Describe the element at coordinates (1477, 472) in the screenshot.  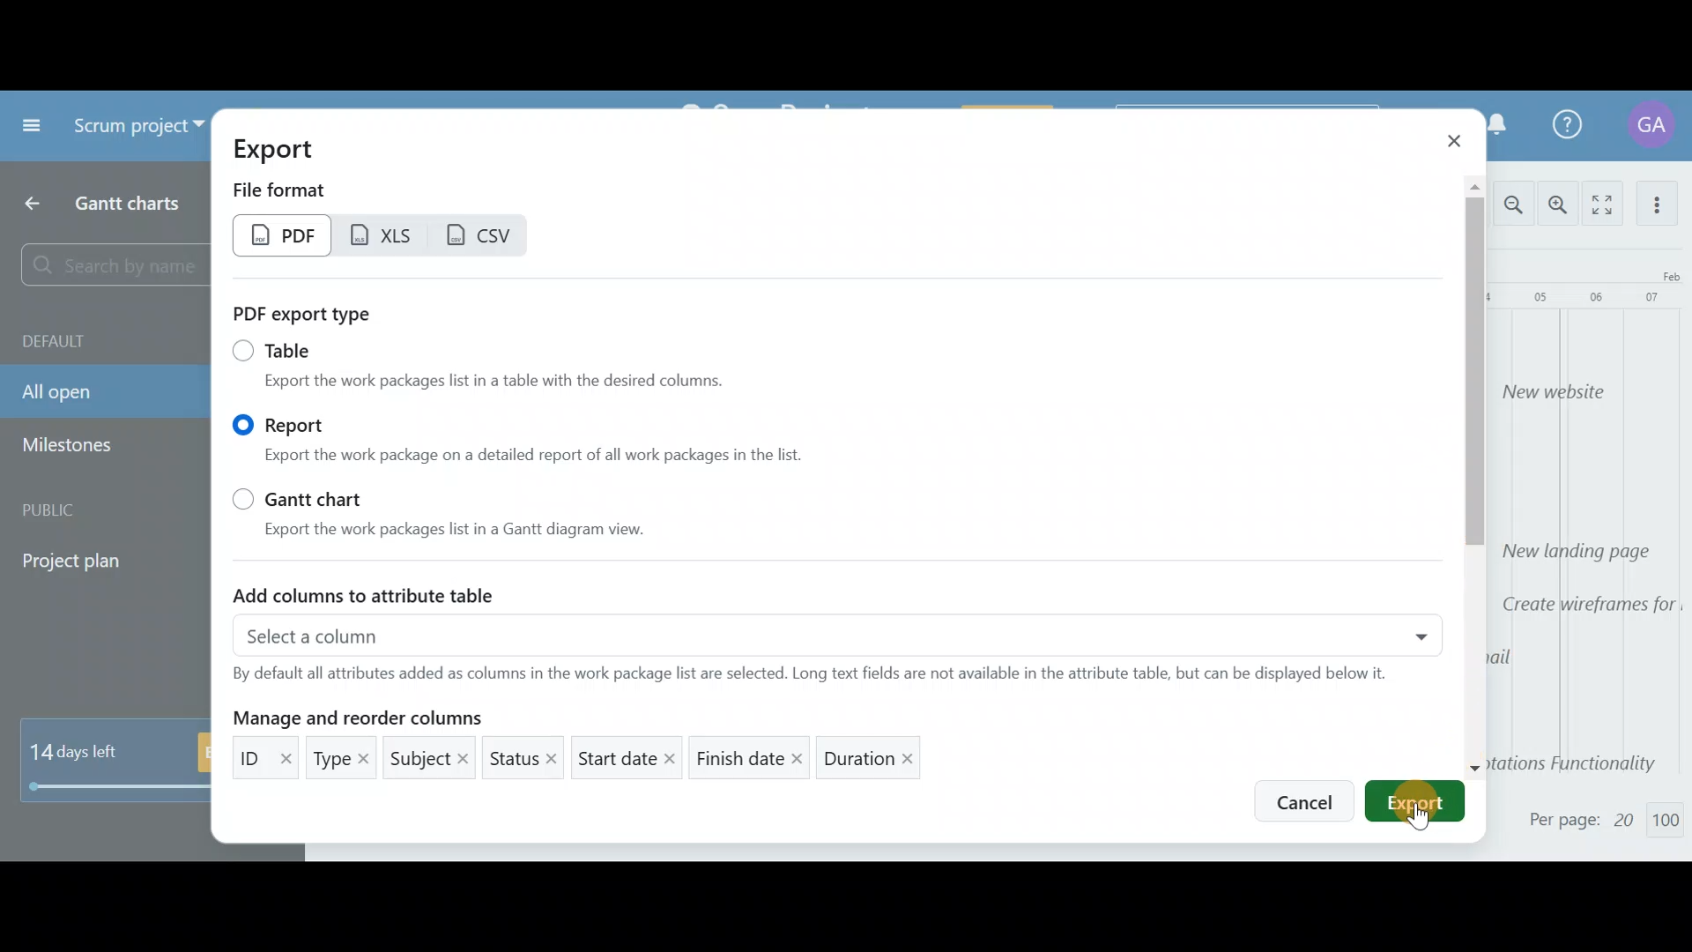
I see `Scroll bar` at that location.